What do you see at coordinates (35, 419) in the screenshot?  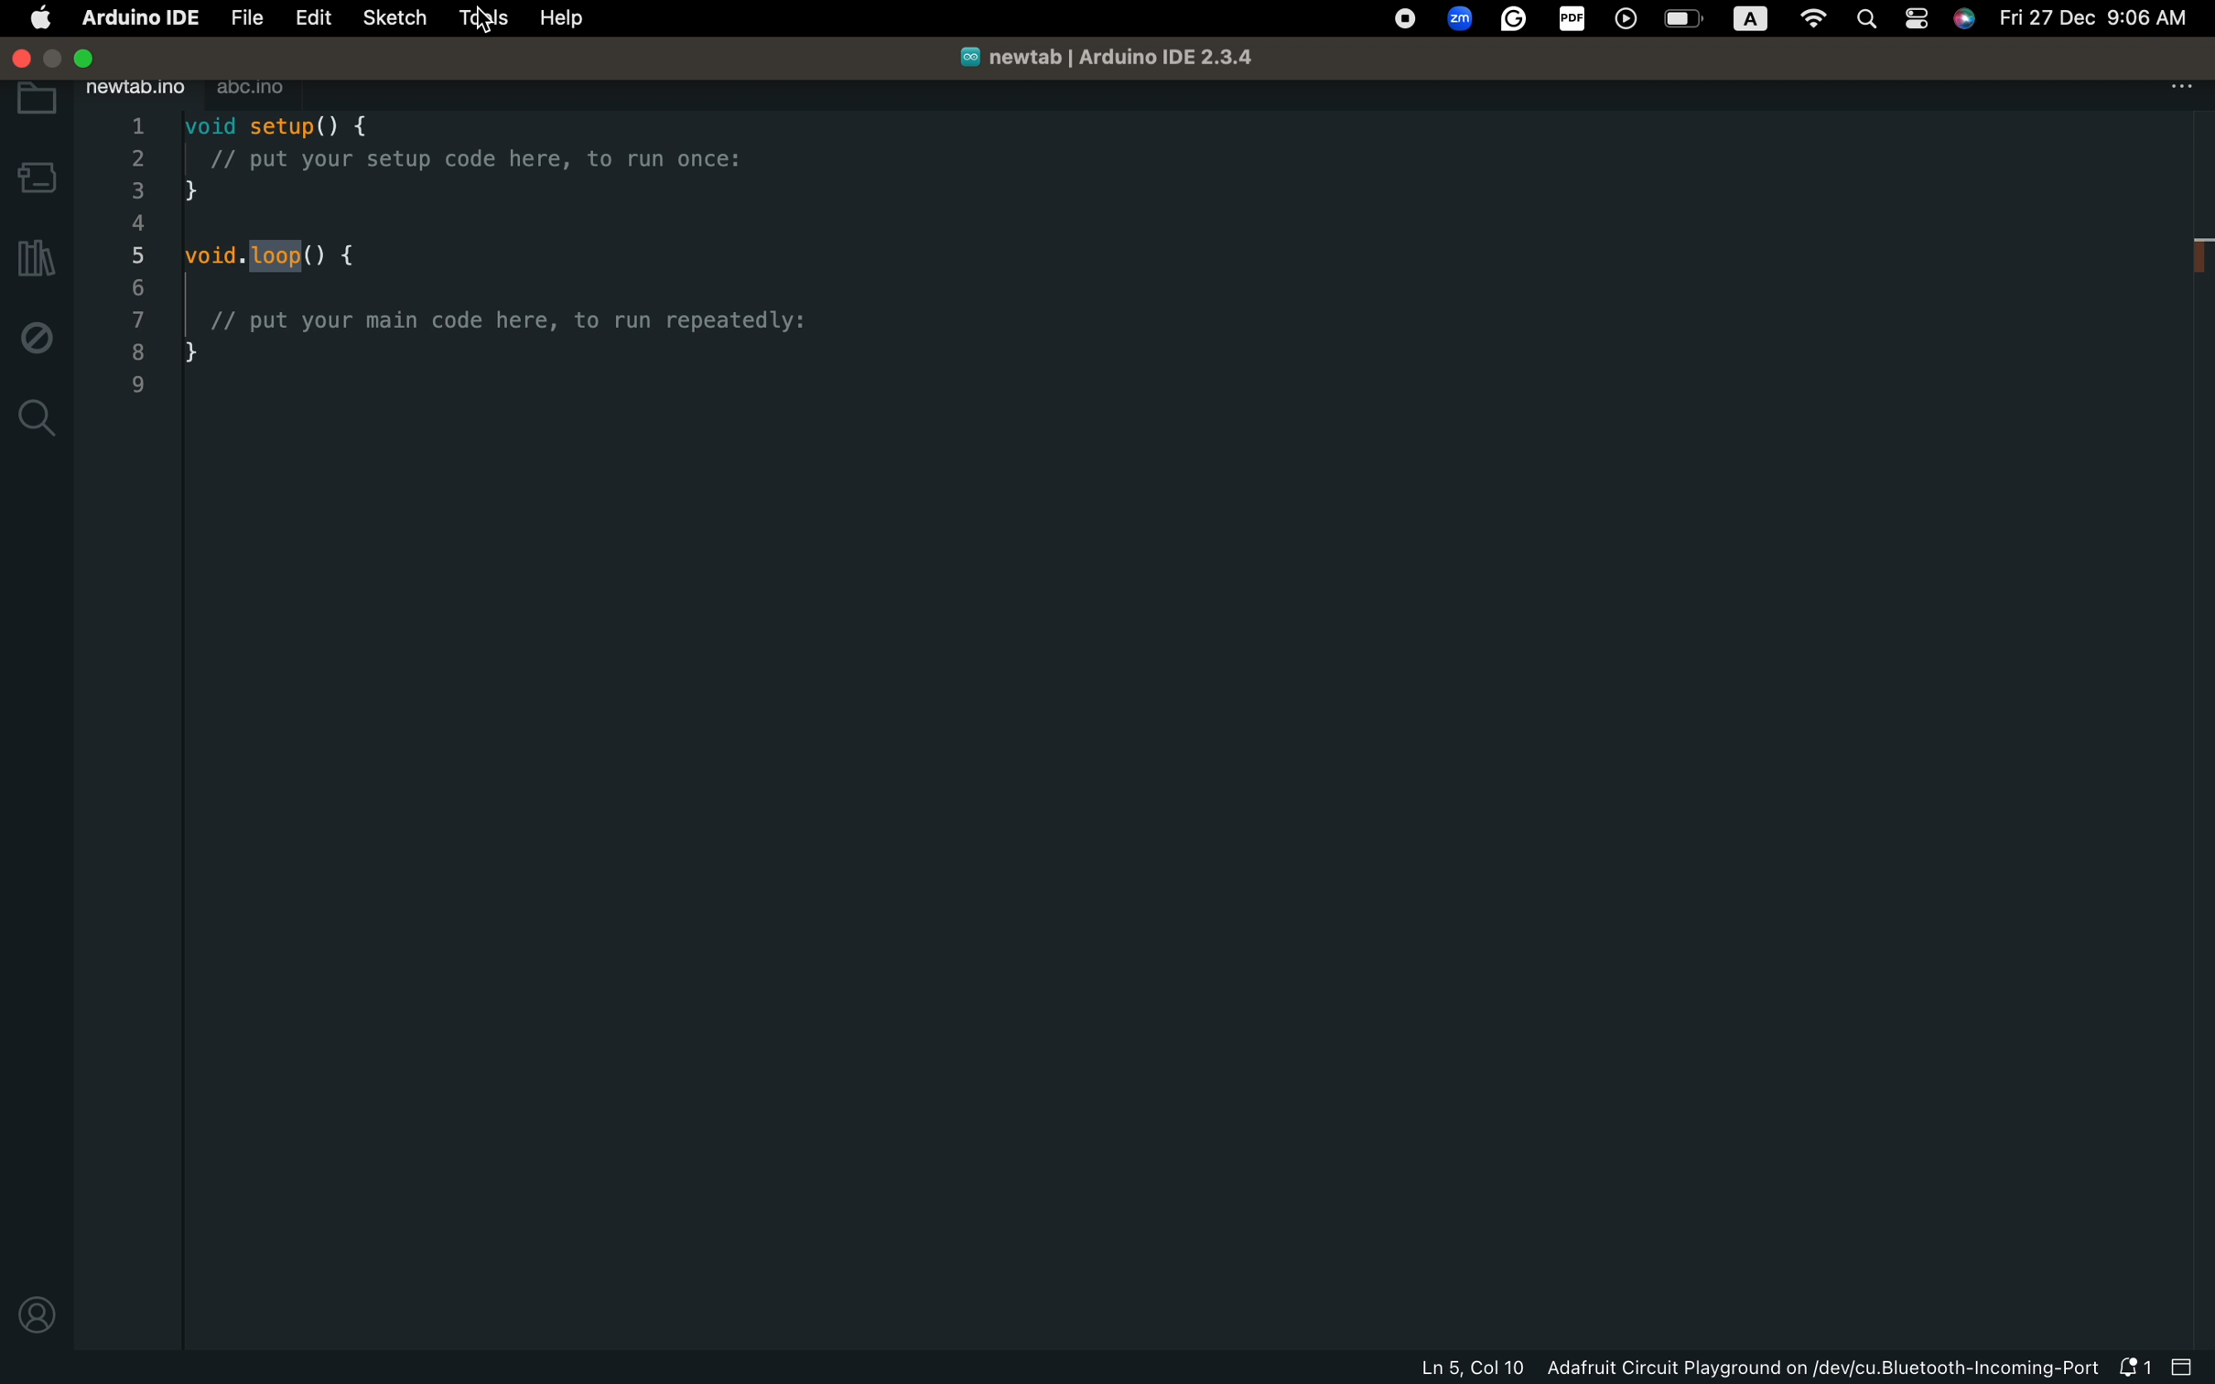 I see `search` at bounding box center [35, 419].